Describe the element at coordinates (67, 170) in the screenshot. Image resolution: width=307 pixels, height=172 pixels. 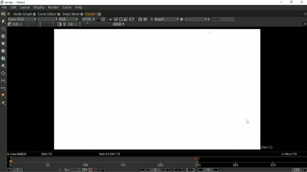
I see `fps` at that location.